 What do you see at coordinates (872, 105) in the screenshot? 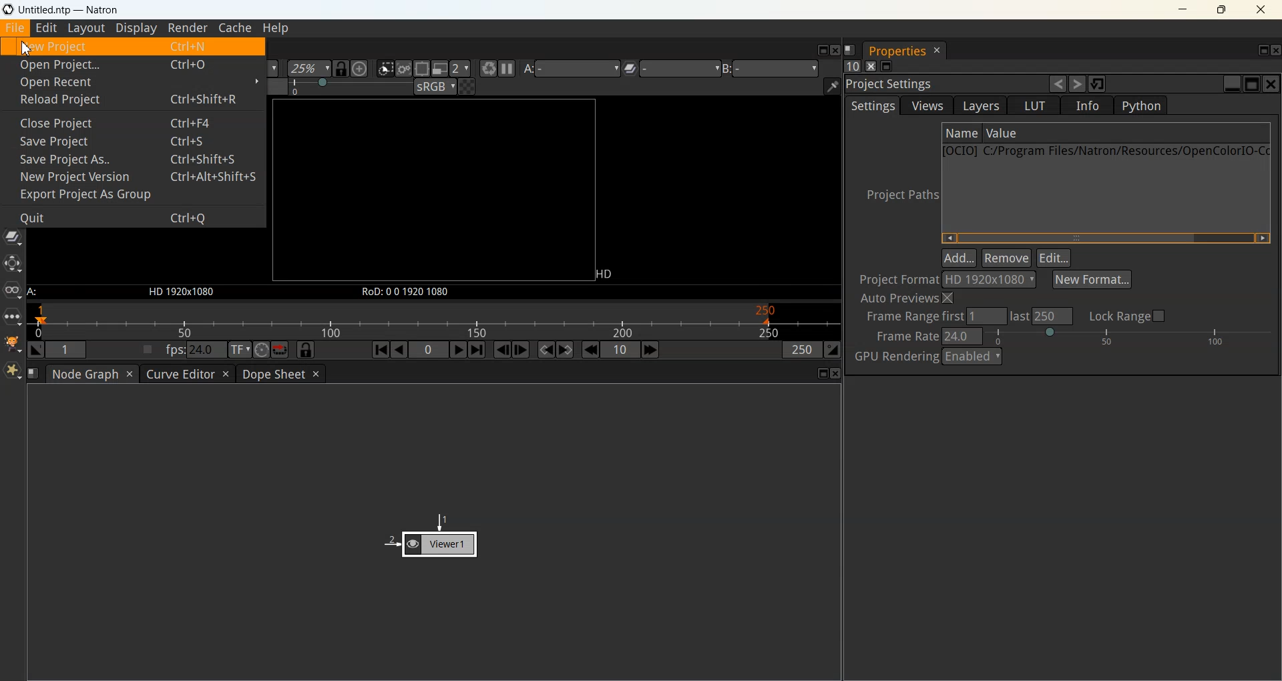
I see `Settings` at bounding box center [872, 105].